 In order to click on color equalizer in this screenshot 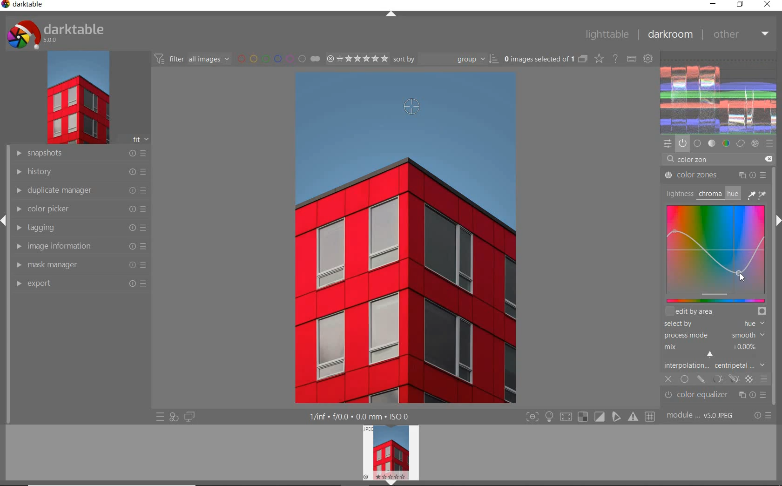, I will do `click(716, 396)`.